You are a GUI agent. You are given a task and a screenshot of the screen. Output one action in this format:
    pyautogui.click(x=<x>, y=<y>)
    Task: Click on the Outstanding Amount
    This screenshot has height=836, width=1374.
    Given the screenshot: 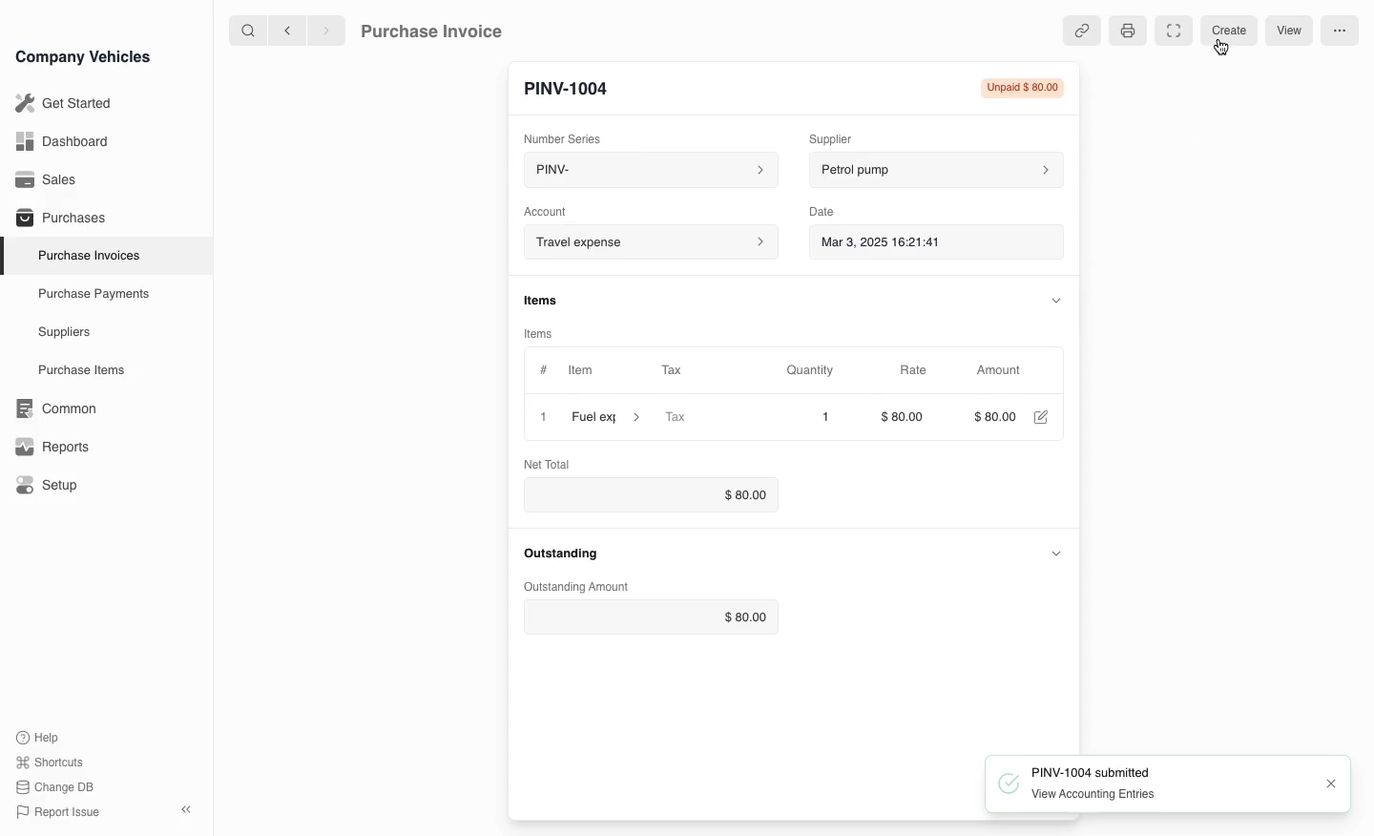 What is the action you would take?
    pyautogui.click(x=578, y=585)
    